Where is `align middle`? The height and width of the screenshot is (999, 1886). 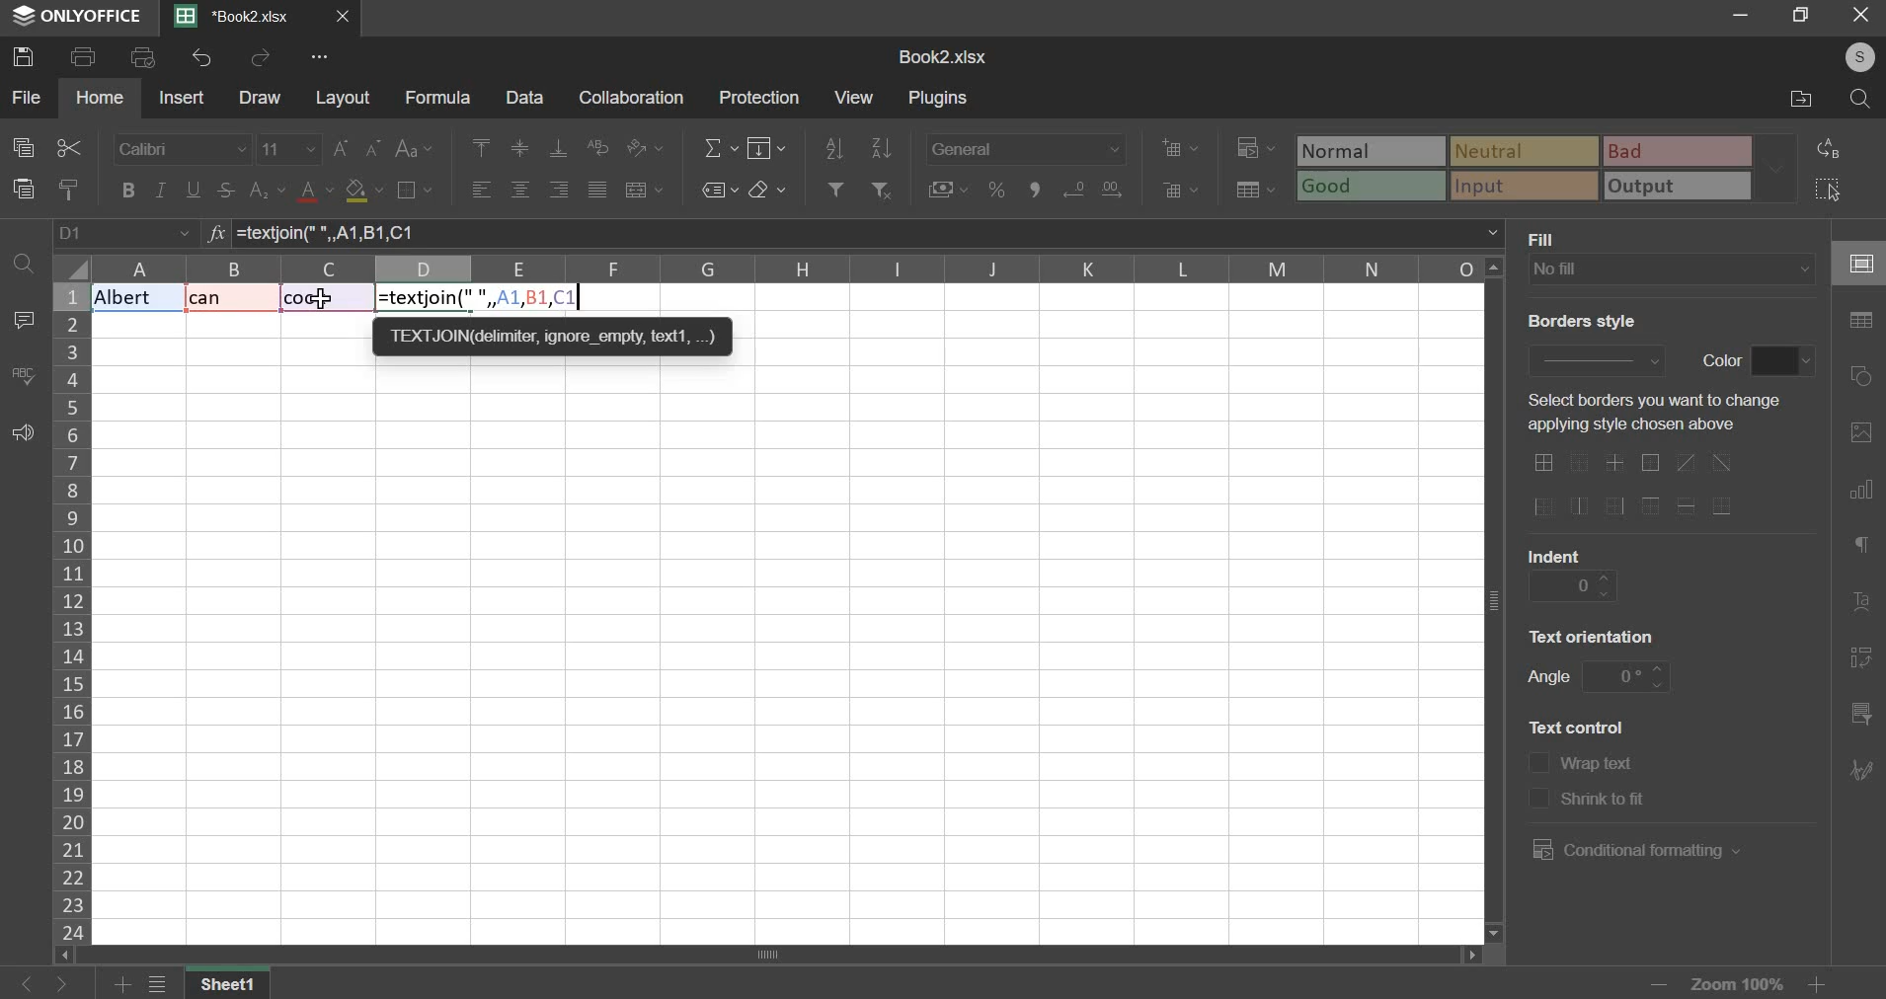
align middle is located at coordinates (522, 148).